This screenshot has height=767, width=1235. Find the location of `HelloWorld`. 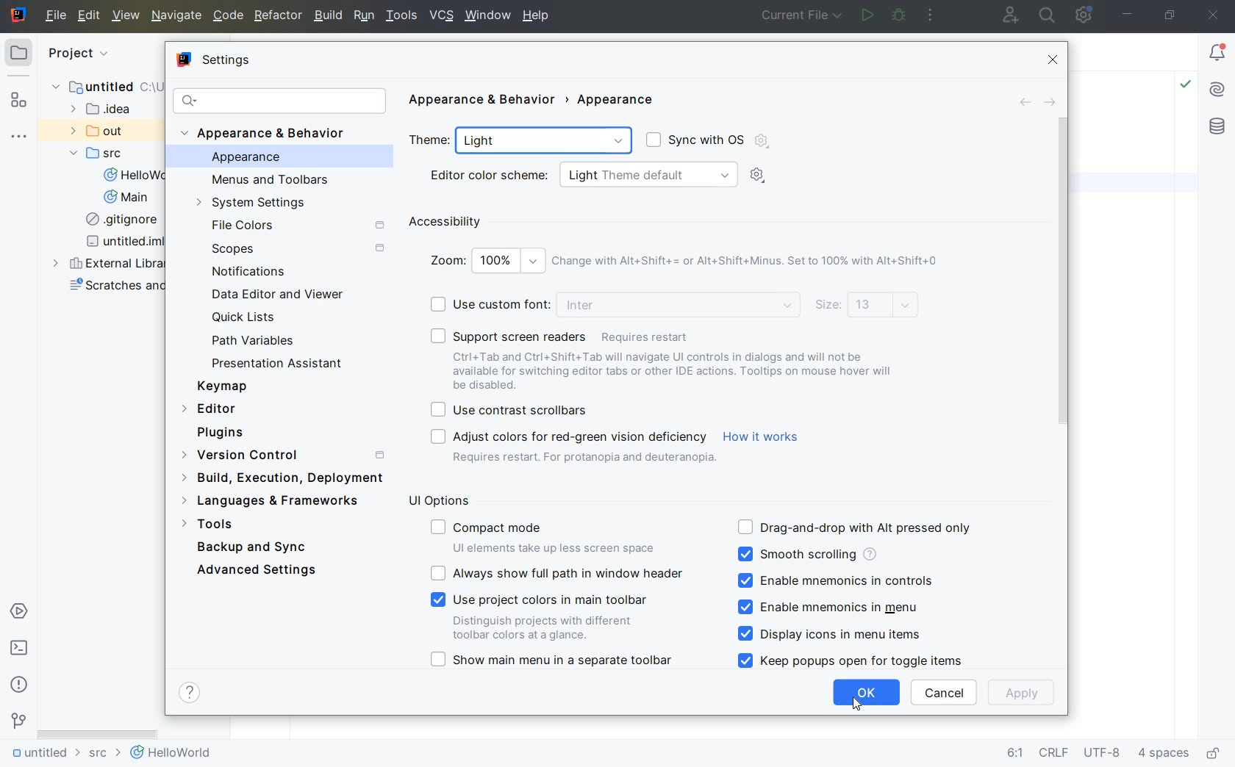

HelloWorld is located at coordinates (172, 754).